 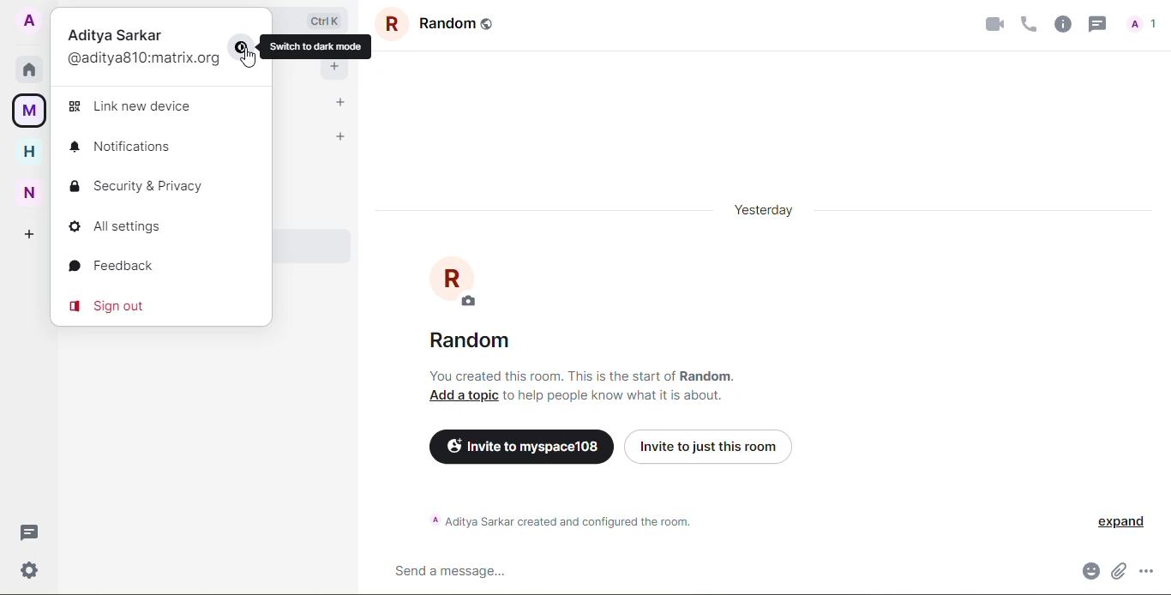 What do you see at coordinates (1121, 570) in the screenshot?
I see `attach` at bounding box center [1121, 570].